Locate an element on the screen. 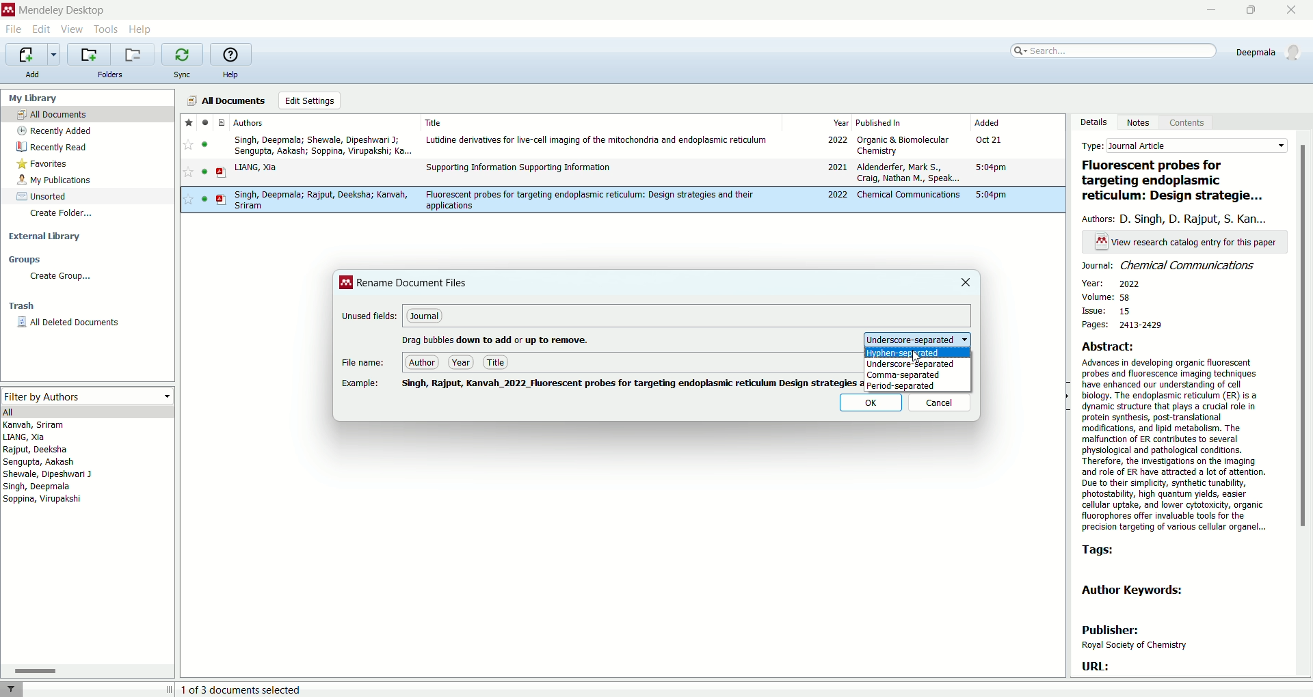  edit settings is located at coordinates (309, 100).